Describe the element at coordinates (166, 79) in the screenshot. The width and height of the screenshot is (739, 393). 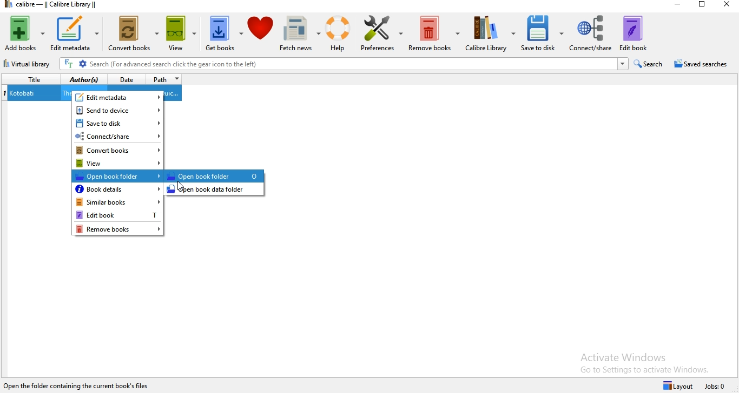
I see `path` at that location.